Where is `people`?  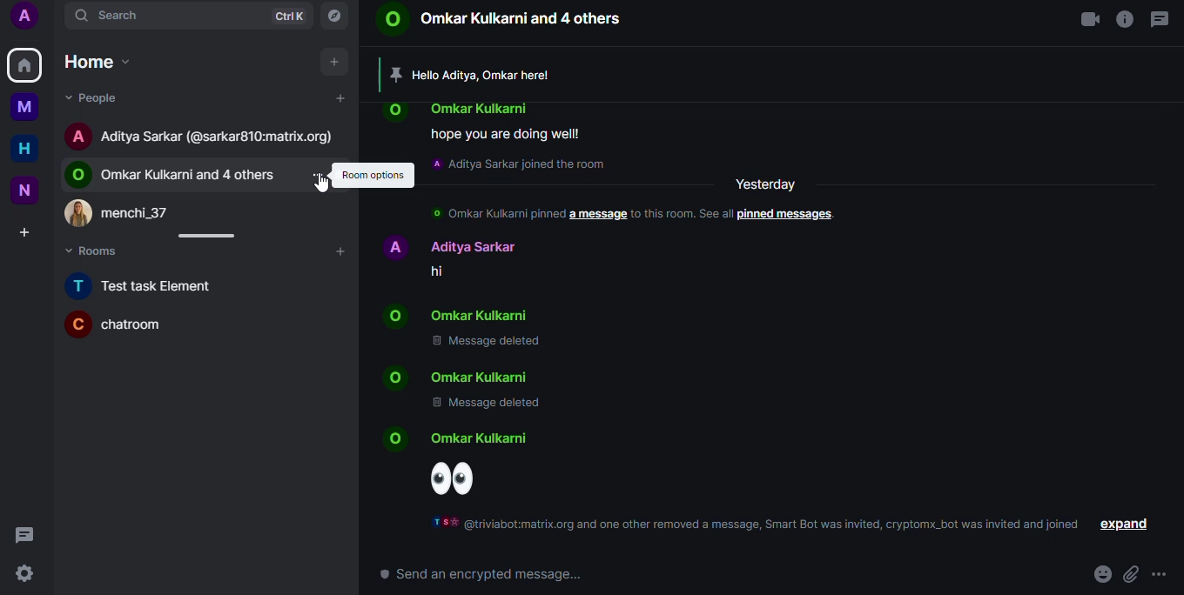
people is located at coordinates (93, 98).